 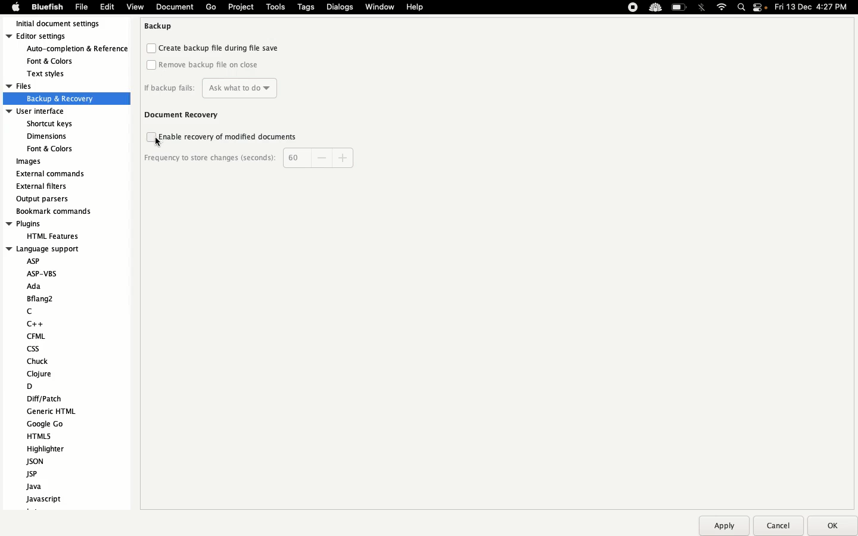 I want to click on Initial document settings, so click(x=63, y=24).